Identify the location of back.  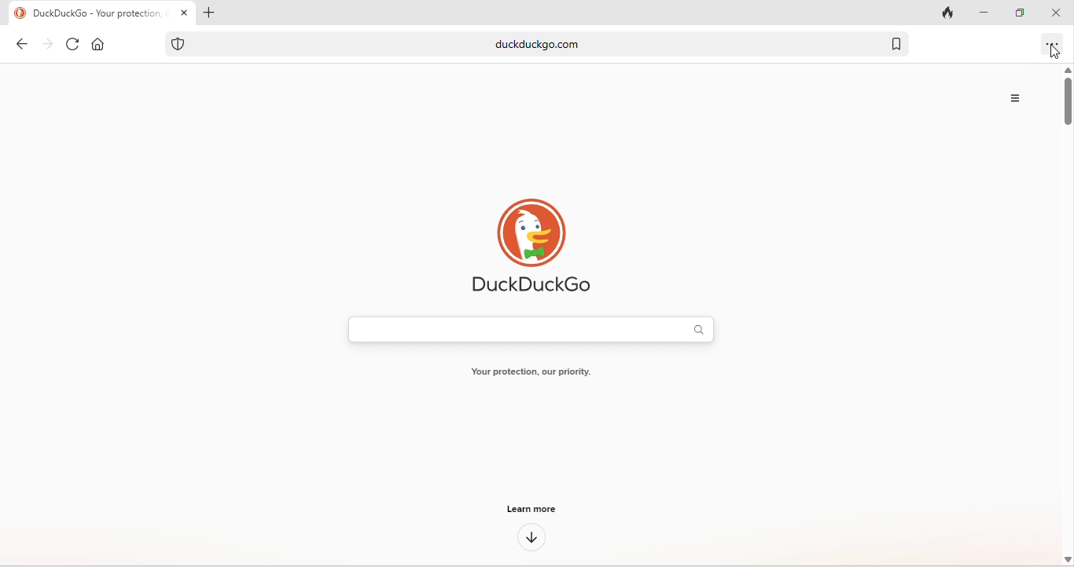
(21, 46).